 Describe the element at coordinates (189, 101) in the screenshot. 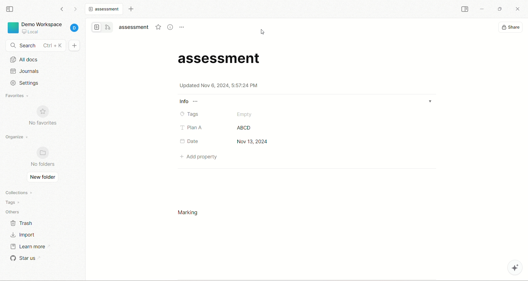

I see `info` at that location.